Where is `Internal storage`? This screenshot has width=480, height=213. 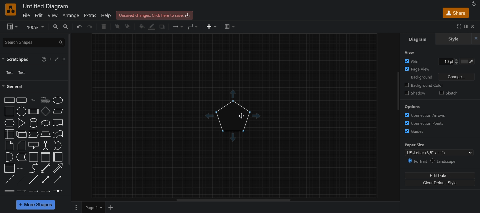 Internal storage is located at coordinates (9, 134).